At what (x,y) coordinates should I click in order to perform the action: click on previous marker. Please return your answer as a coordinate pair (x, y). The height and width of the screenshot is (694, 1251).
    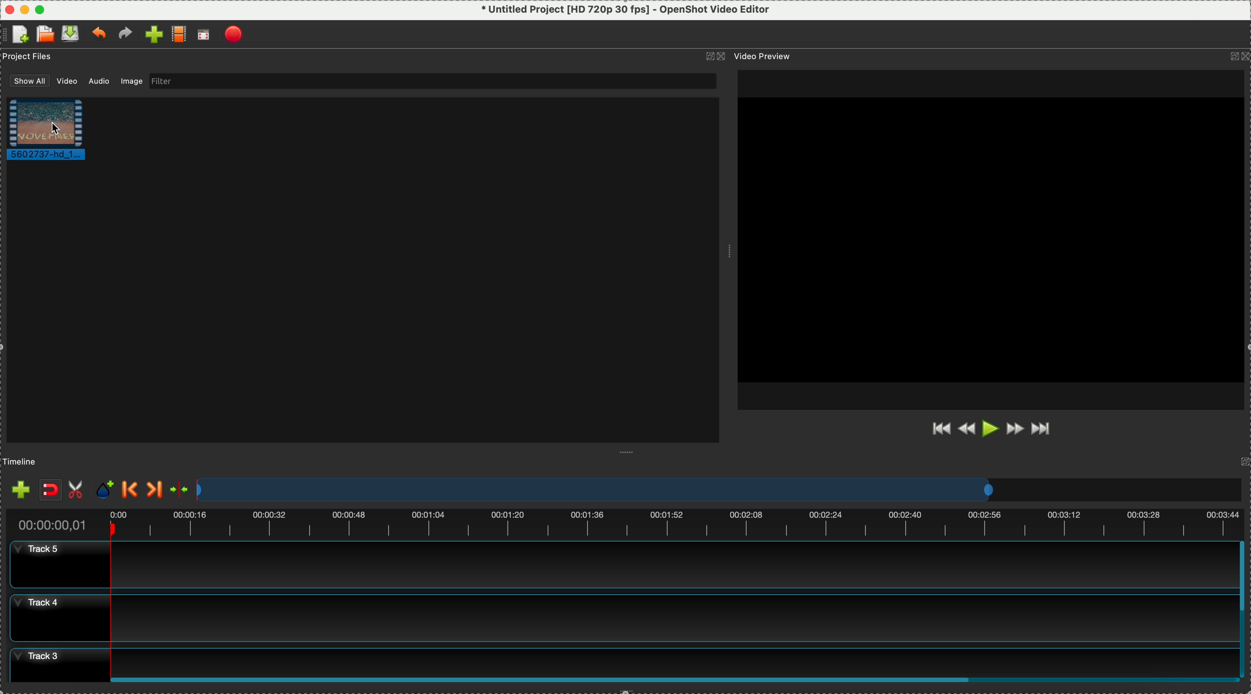
    Looking at the image, I should click on (130, 490).